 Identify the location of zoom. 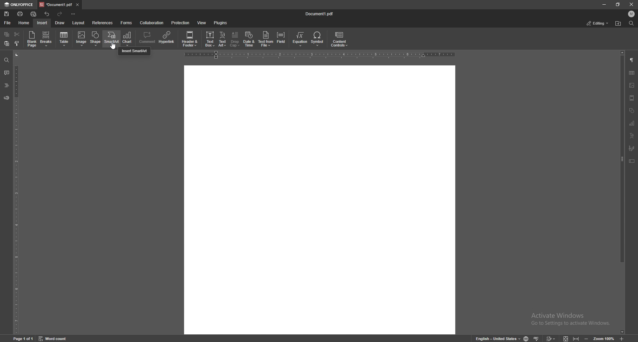
(604, 338).